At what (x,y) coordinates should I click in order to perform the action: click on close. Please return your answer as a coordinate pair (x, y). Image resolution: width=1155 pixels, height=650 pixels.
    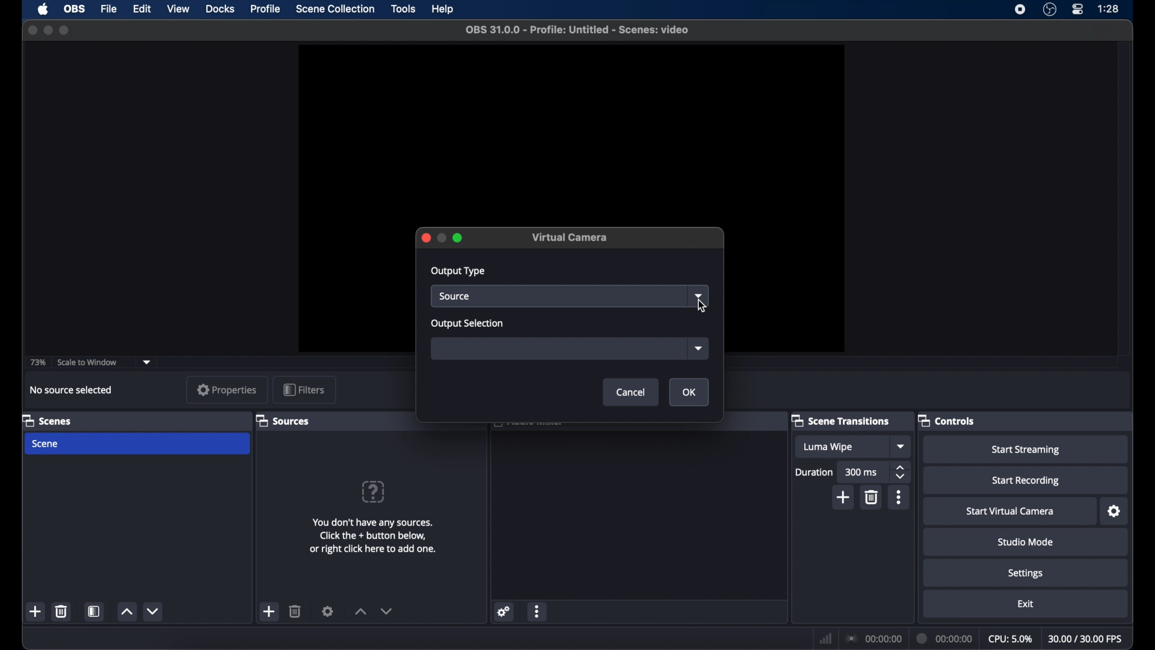
    Looking at the image, I should click on (32, 30).